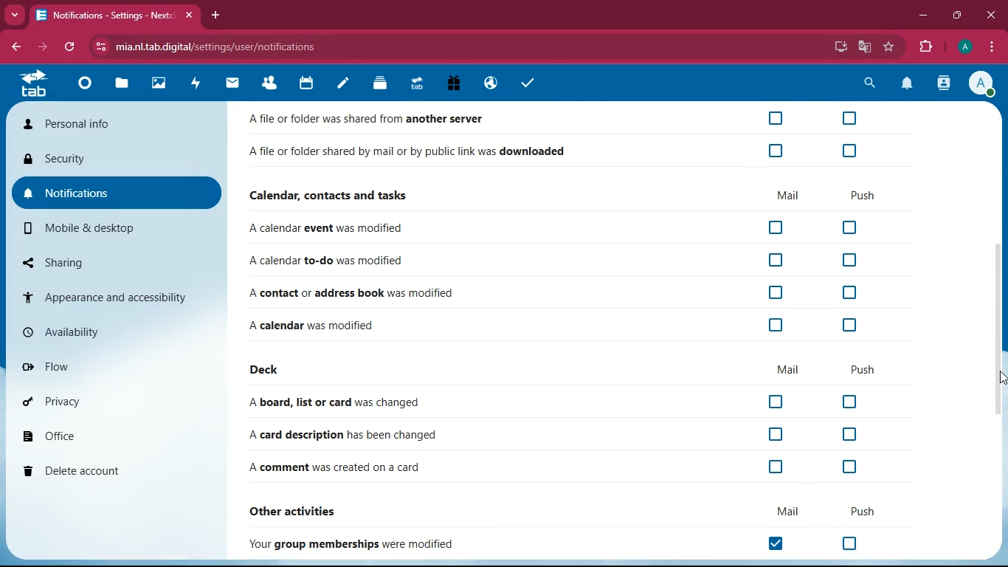 The image size is (1008, 567). What do you see at coordinates (351, 292) in the screenshot?
I see `A contact or address book was modified` at bounding box center [351, 292].